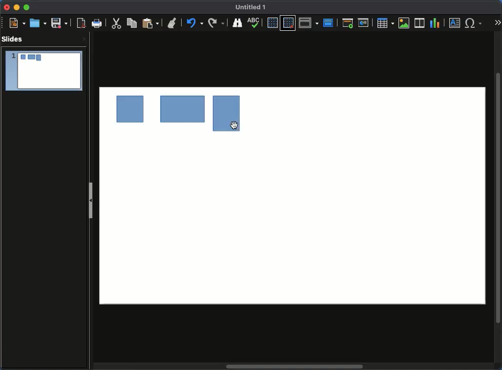  Describe the element at coordinates (43, 71) in the screenshot. I see `Slide` at that location.